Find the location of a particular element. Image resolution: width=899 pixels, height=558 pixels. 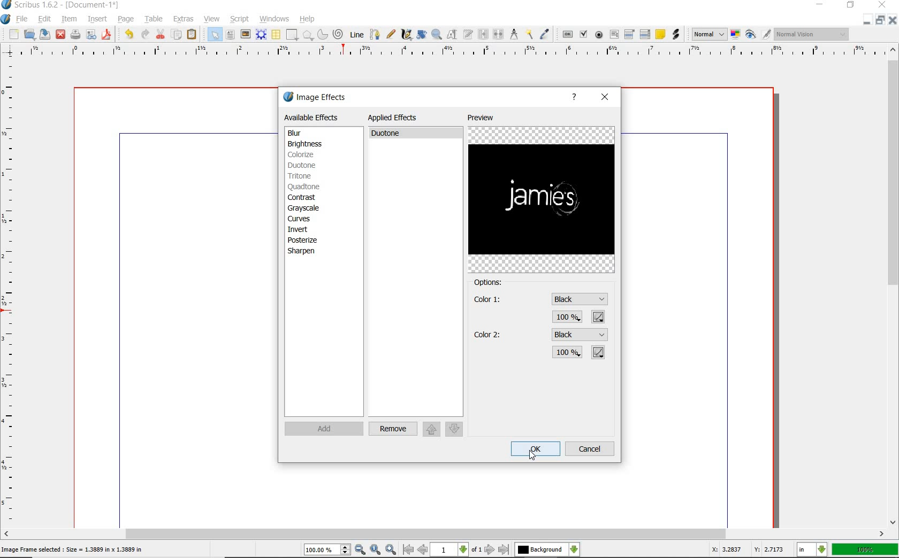

file is located at coordinates (23, 19).